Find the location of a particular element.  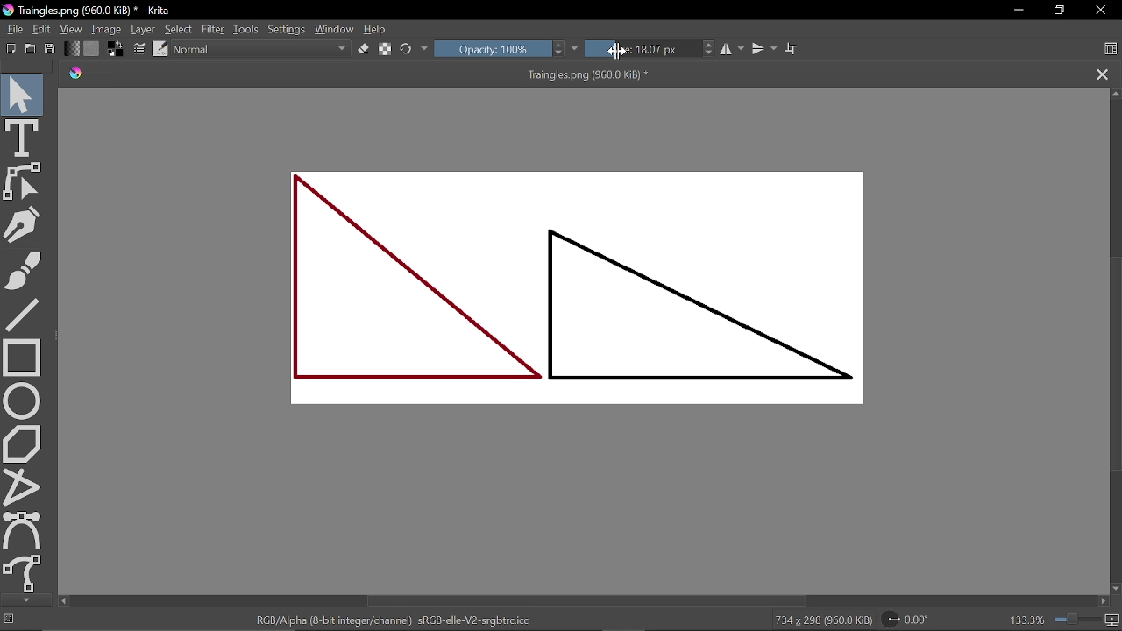

Move left is located at coordinates (65, 600).